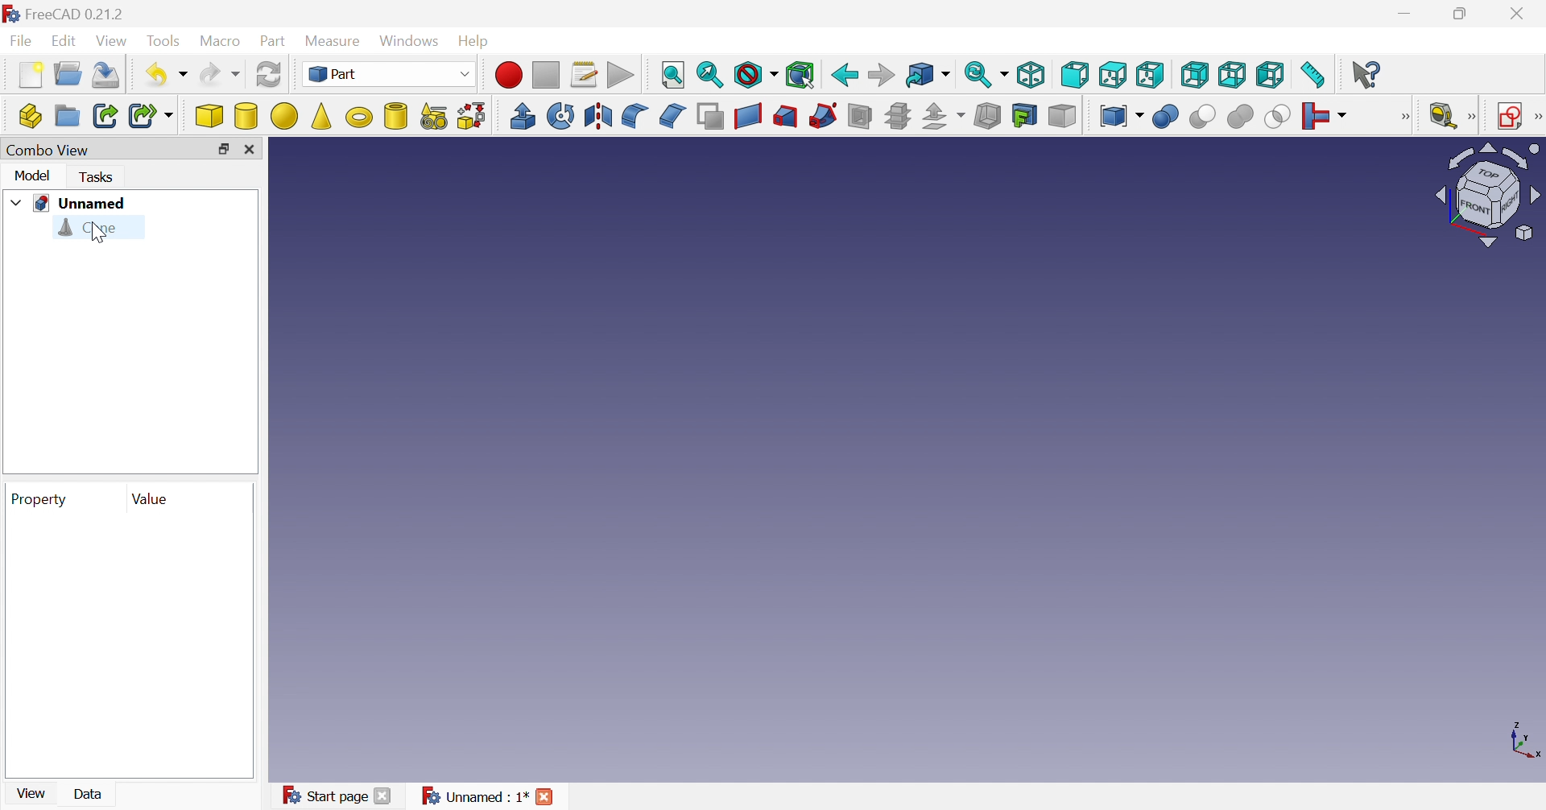  Describe the element at coordinates (165, 38) in the screenshot. I see `Tools` at that location.